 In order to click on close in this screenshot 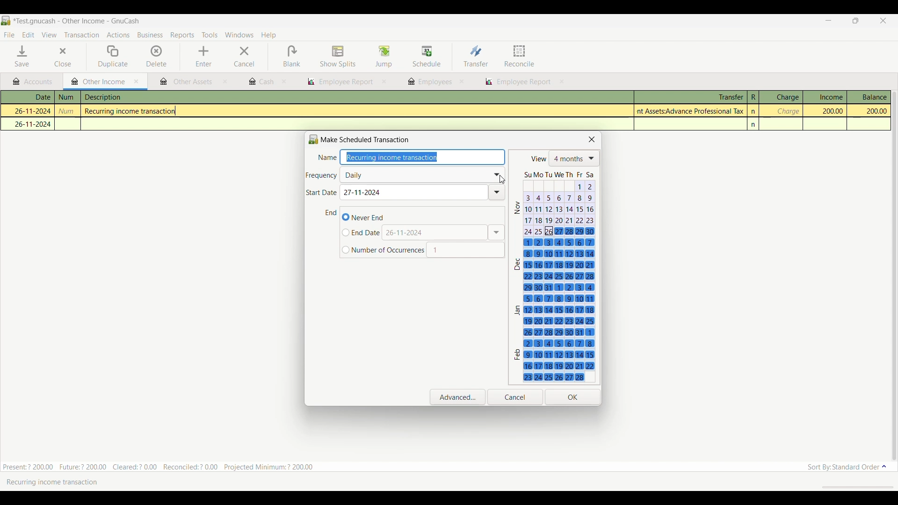, I will do `click(384, 82)`.